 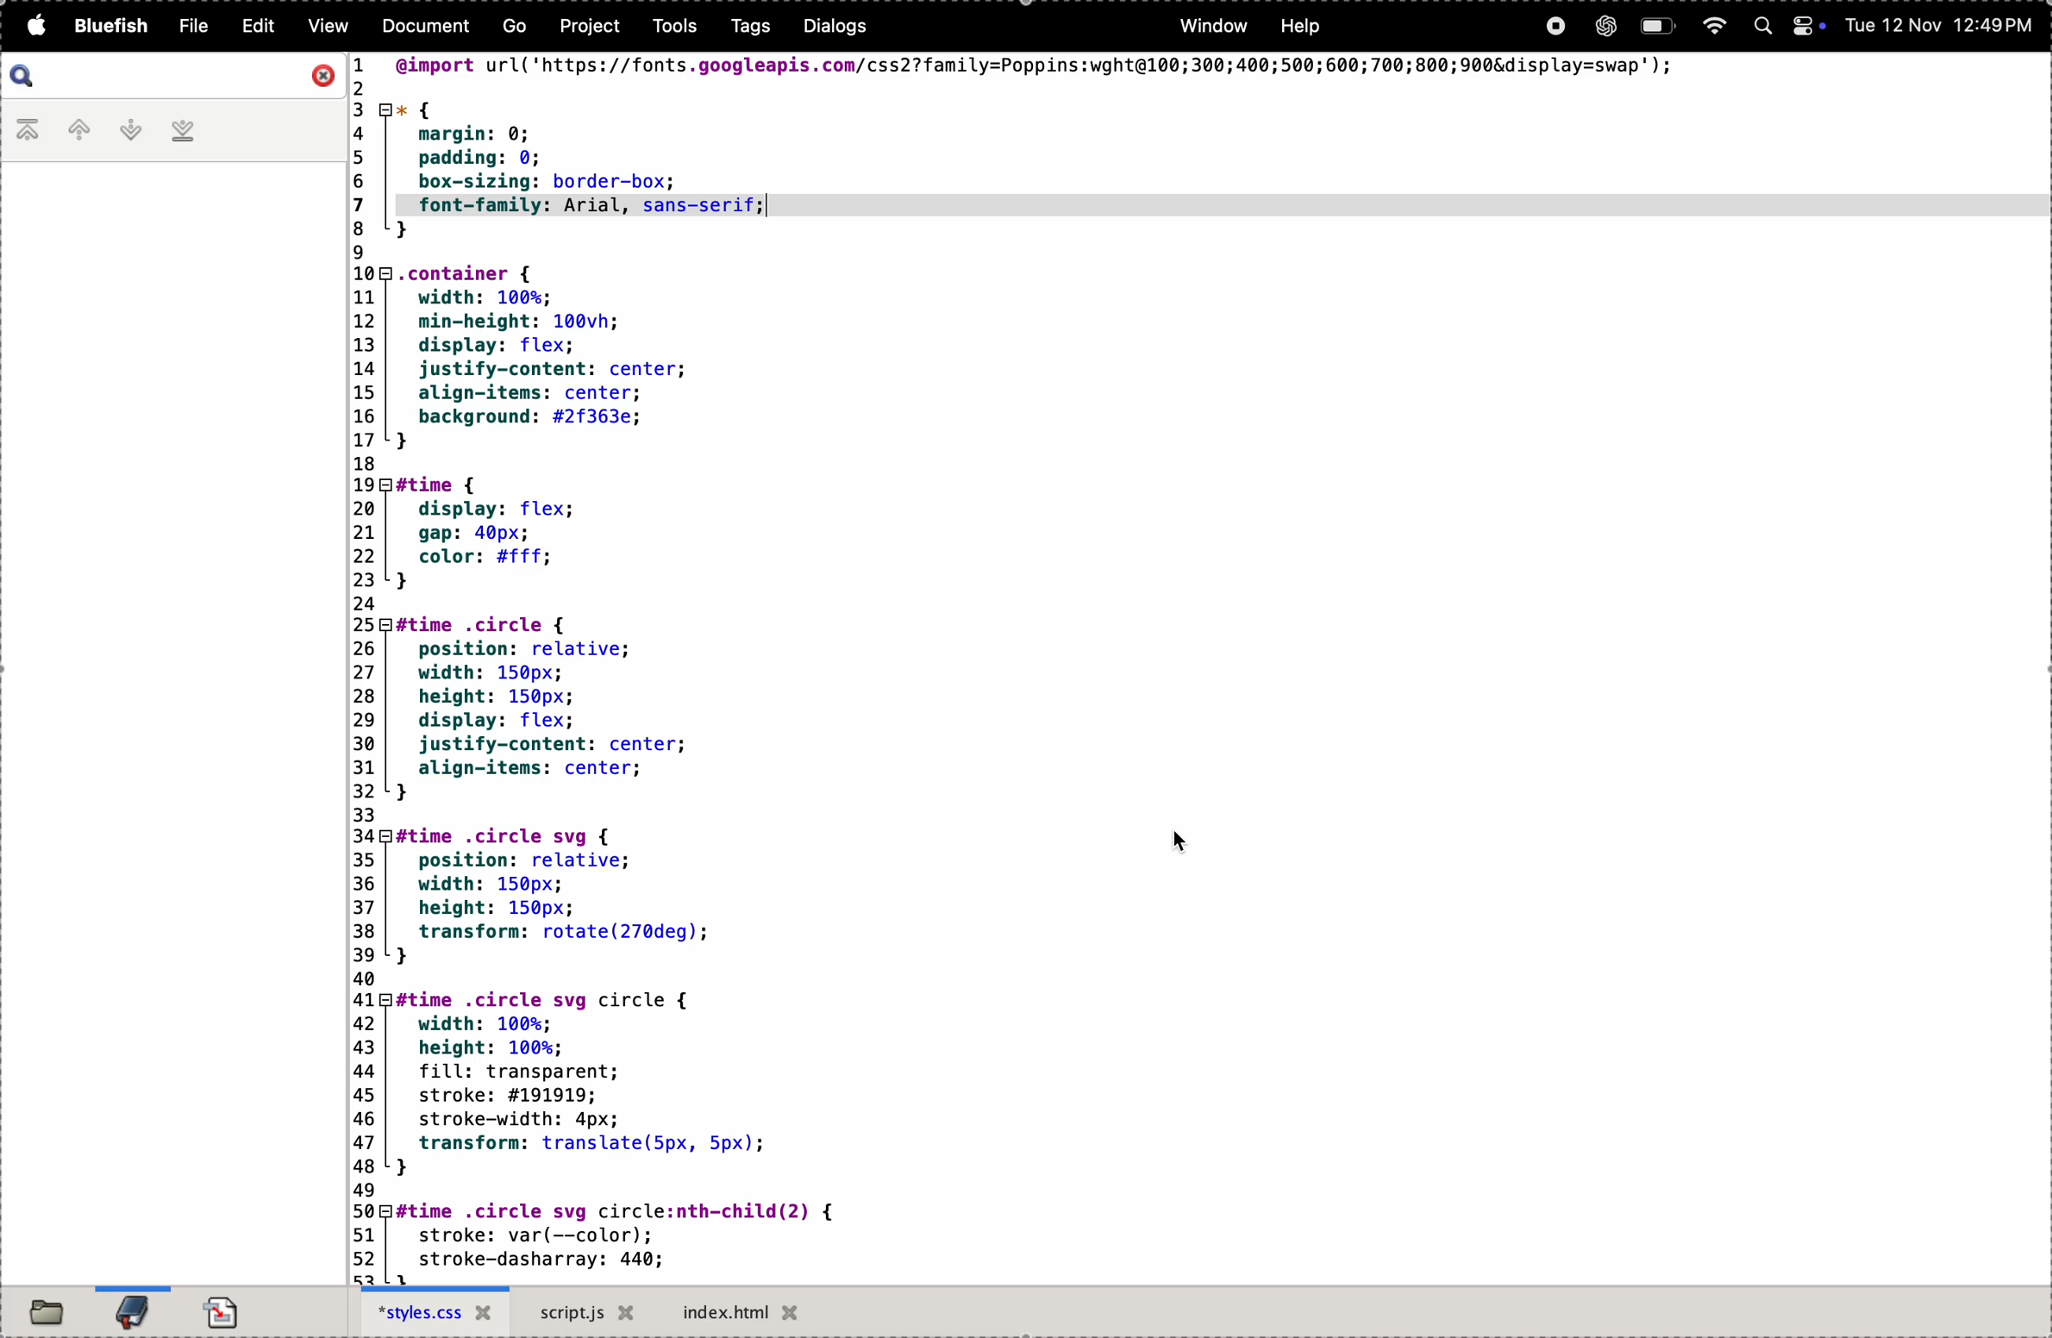 What do you see at coordinates (1714, 27) in the screenshot?
I see `wifi` at bounding box center [1714, 27].